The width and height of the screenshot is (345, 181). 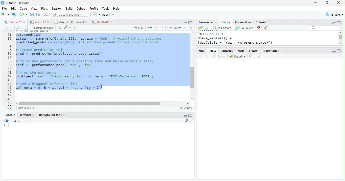 What do you see at coordinates (87, 22) in the screenshot?
I see `close` at bounding box center [87, 22].